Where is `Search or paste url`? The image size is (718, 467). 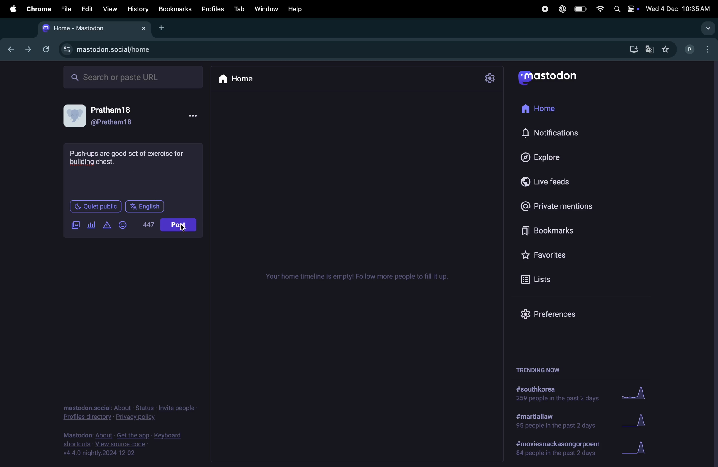
Search or paste url is located at coordinates (134, 77).